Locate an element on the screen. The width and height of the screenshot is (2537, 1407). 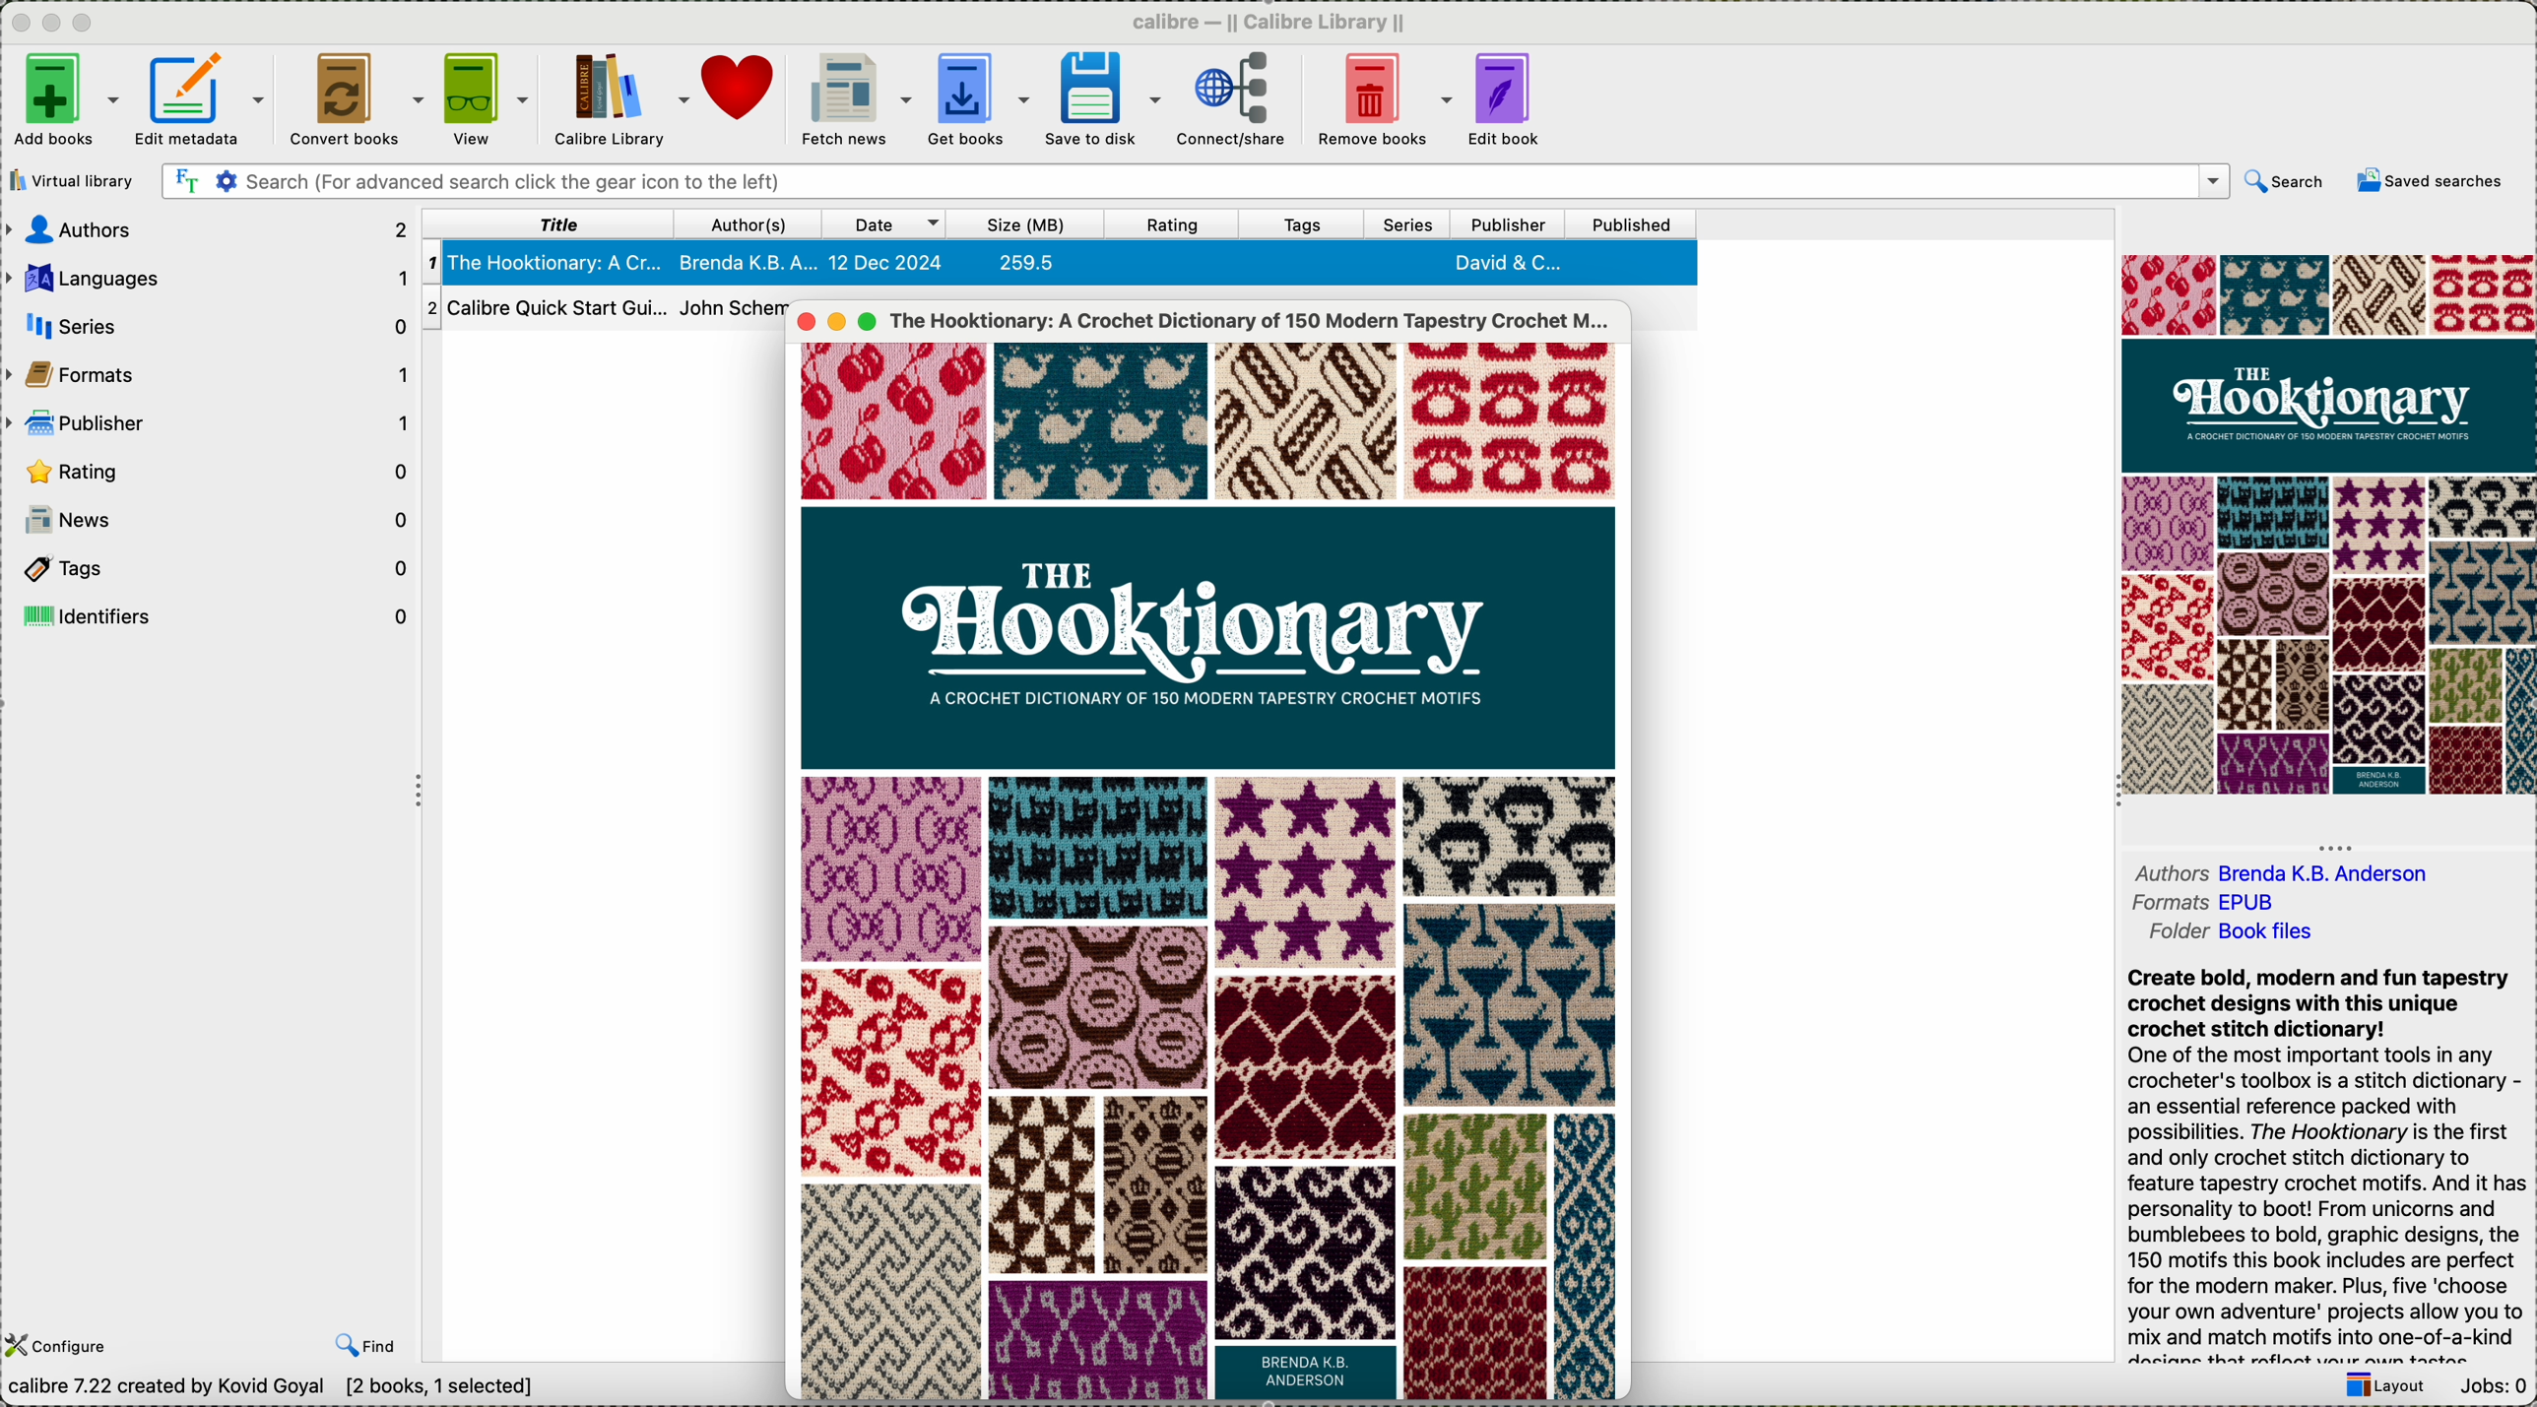
book cover preview is located at coordinates (2326, 526).